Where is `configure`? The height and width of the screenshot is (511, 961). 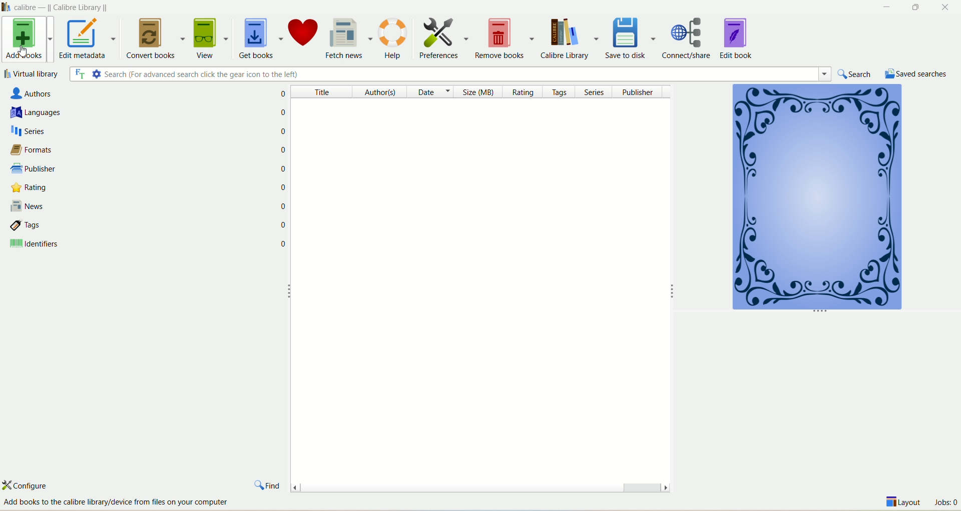 configure is located at coordinates (34, 485).